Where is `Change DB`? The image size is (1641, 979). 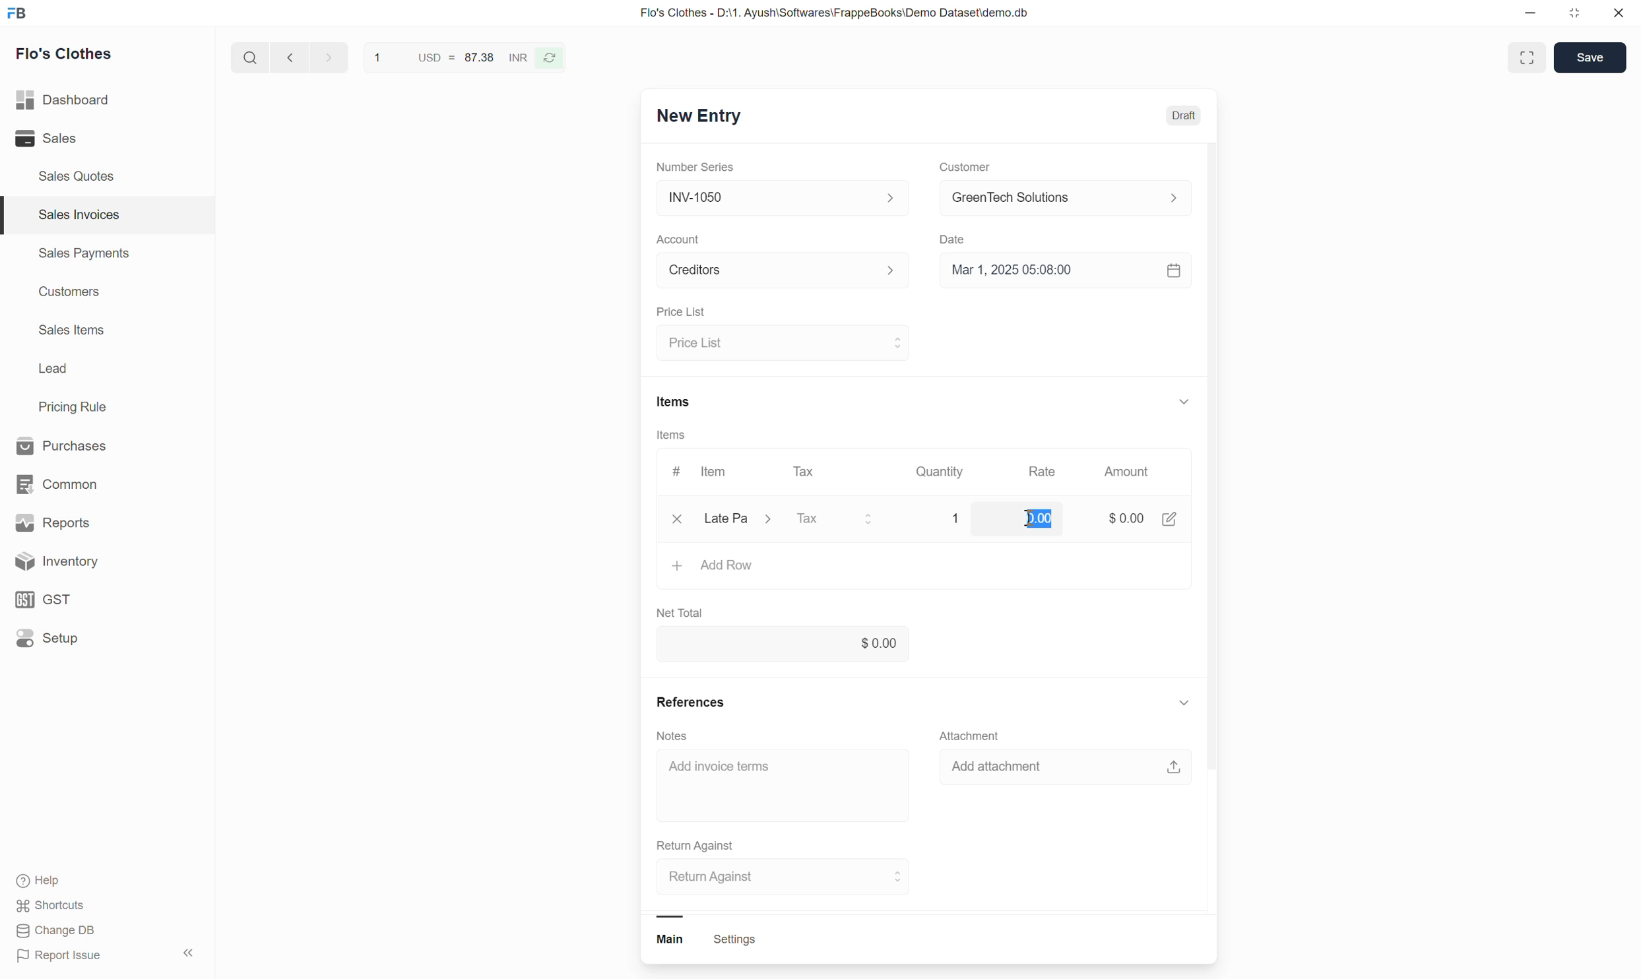 Change DB is located at coordinates (58, 933).